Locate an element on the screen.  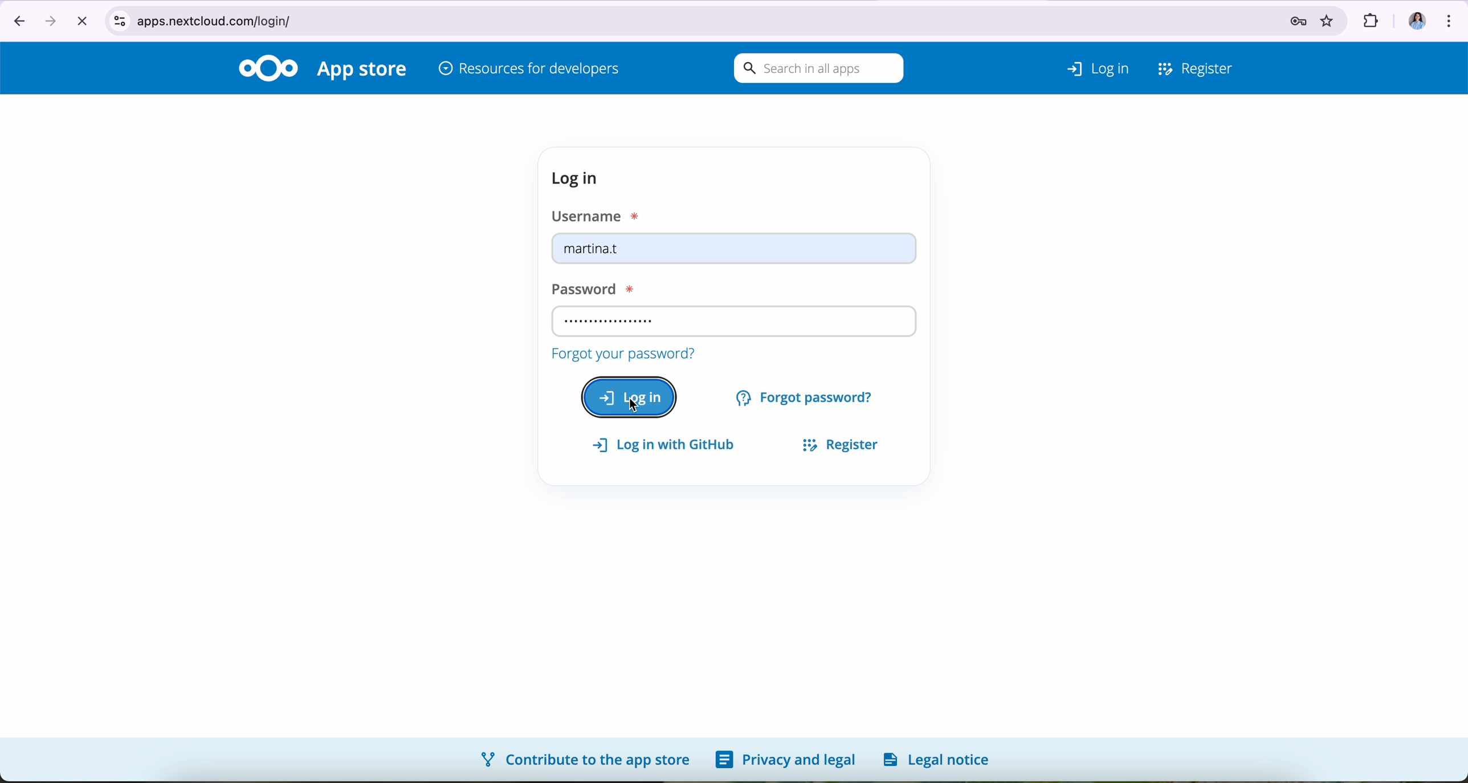
favorites is located at coordinates (1330, 18).